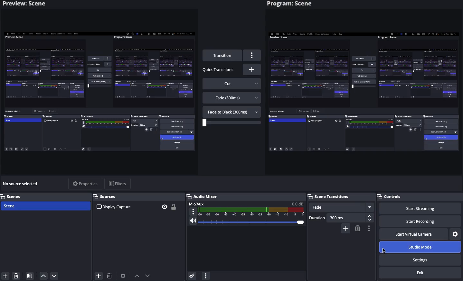 The width and height of the screenshot is (463, 281). I want to click on Properties, so click(86, 184).